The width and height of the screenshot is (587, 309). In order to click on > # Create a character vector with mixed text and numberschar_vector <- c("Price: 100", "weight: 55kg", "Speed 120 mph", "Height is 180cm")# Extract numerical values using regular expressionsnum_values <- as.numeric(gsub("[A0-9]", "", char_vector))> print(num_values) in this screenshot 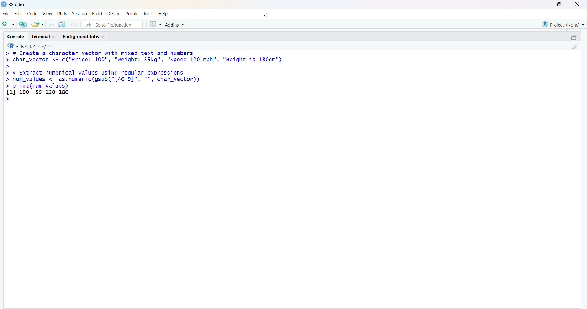, I will do `click(145, 70)`.